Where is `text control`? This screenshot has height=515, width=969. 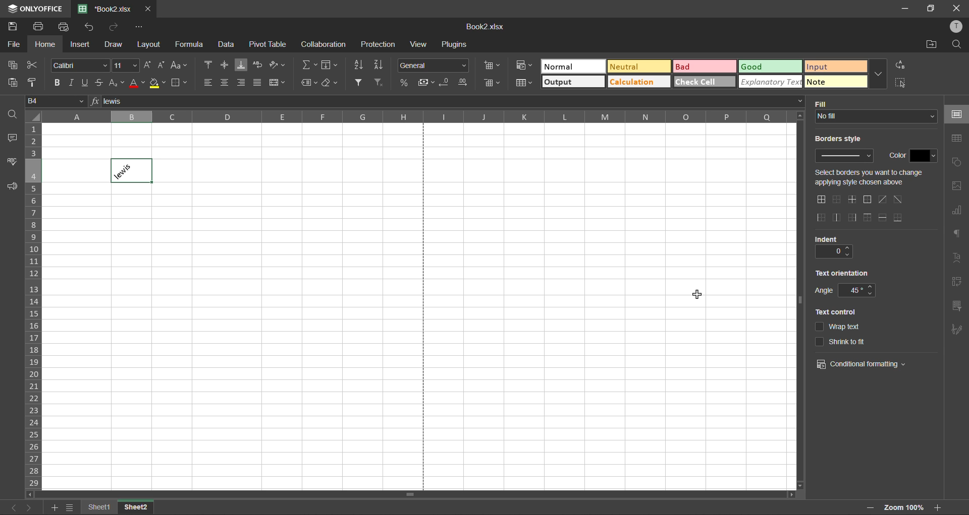
text control is located at coordinates (835, 312).